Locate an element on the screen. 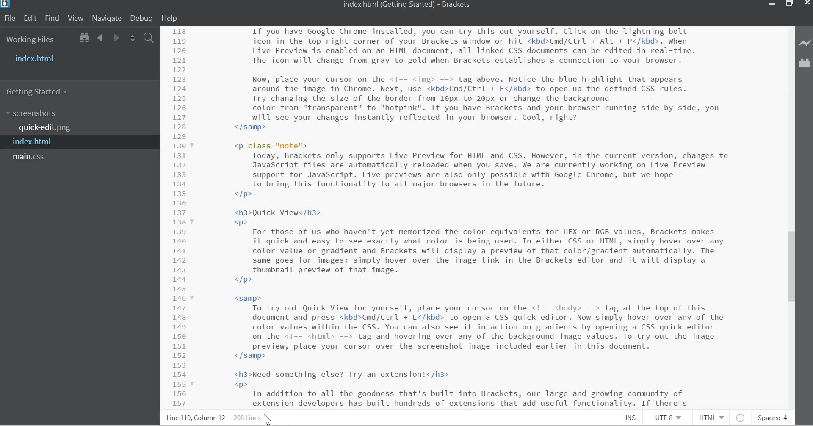  Show in File Tree is located at coordinates (84, 37).